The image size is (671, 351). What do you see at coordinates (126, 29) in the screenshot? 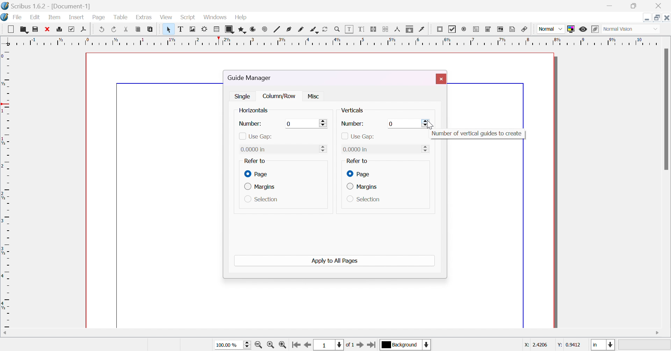
I see `cut` at bounding box center [126, 29].